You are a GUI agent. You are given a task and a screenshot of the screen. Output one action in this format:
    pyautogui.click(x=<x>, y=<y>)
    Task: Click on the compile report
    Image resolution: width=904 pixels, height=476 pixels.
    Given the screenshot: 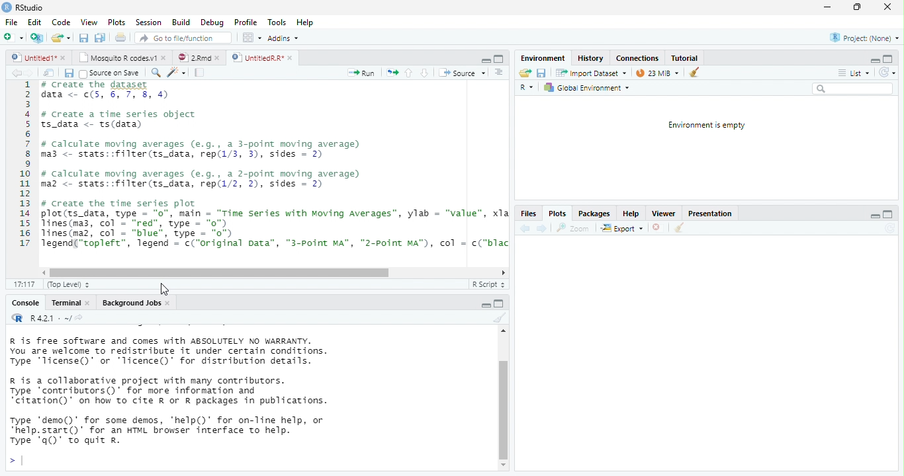 What is the action you would take?
    pyautogui.click(x=201, y=72)
    